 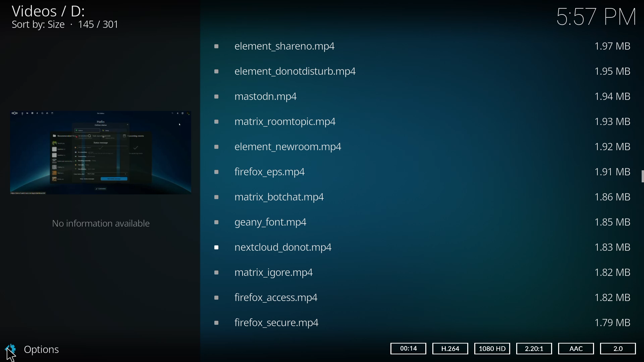 I want to click on video, so click(x=279, y=145).